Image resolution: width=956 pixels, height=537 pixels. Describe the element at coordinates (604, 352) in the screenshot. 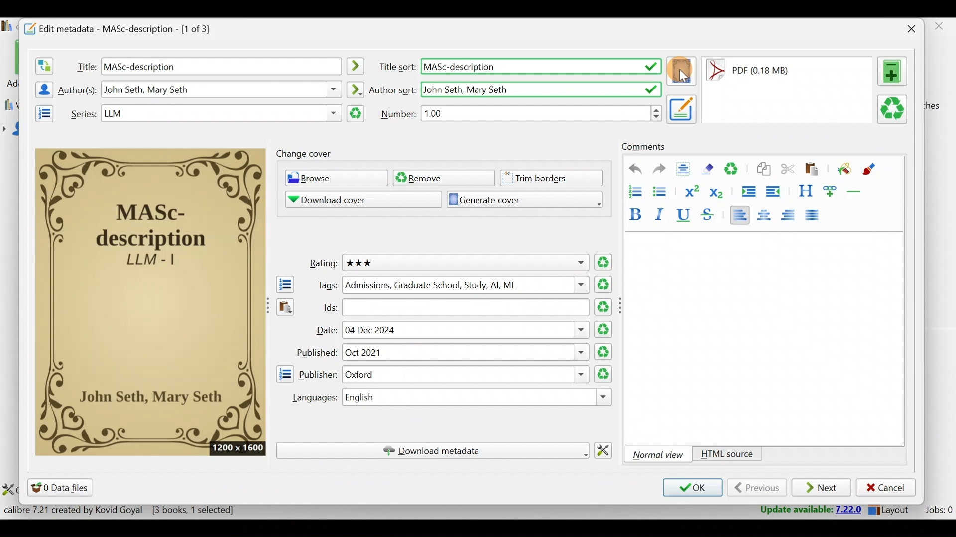

I see `Clear date` at that location.